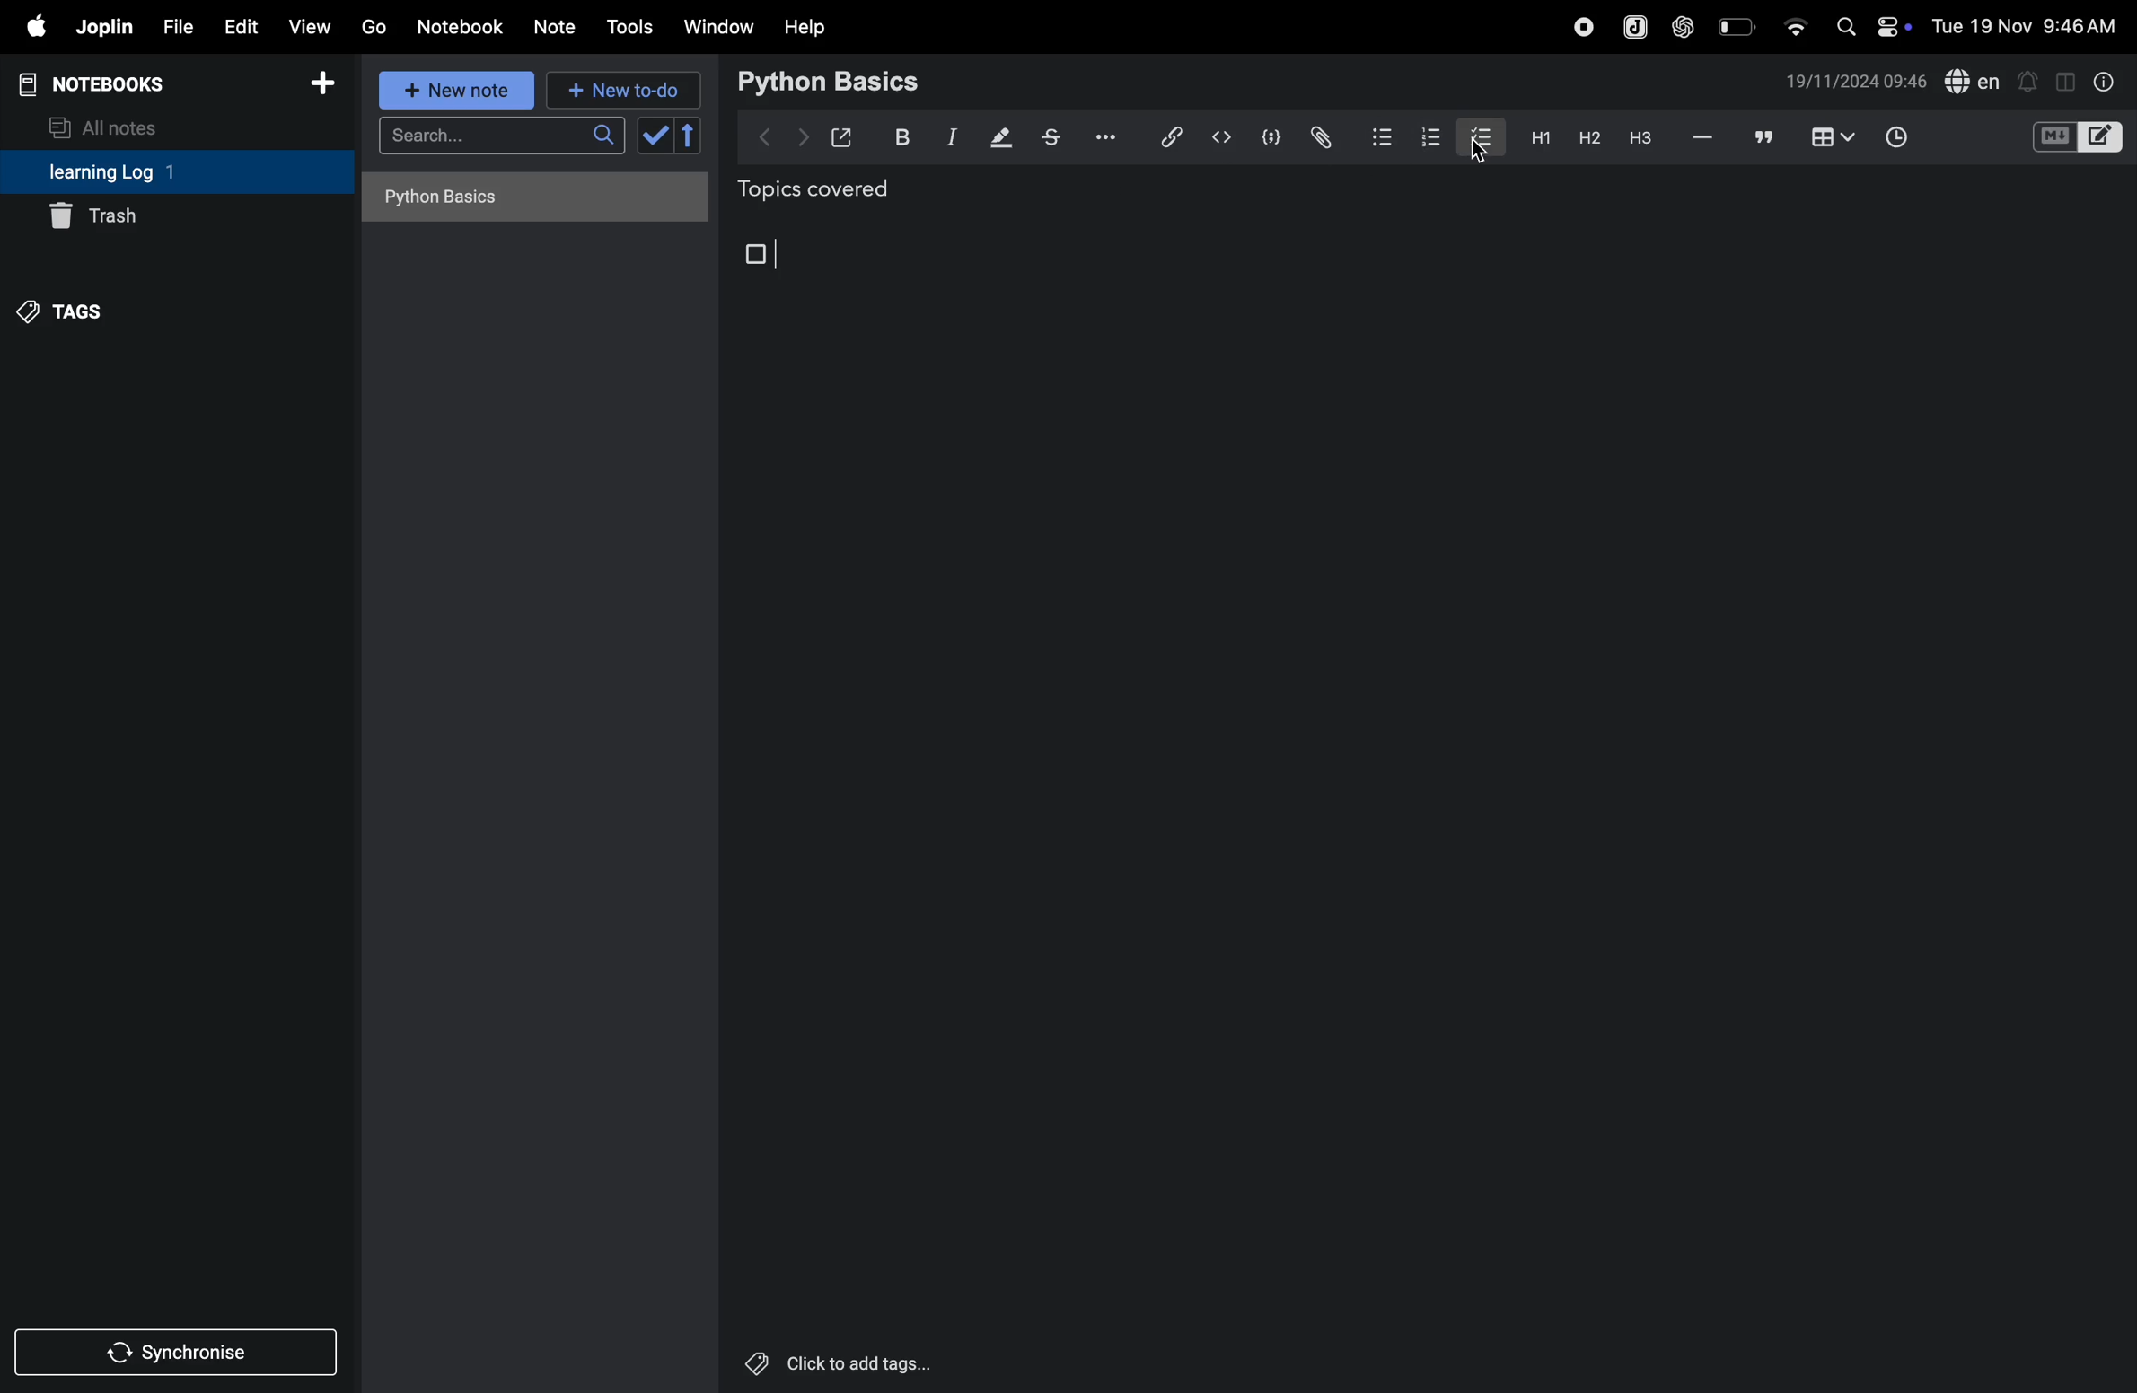 The image size is (2137, 1393). I want to click on synchronise, so click(180, 1354).